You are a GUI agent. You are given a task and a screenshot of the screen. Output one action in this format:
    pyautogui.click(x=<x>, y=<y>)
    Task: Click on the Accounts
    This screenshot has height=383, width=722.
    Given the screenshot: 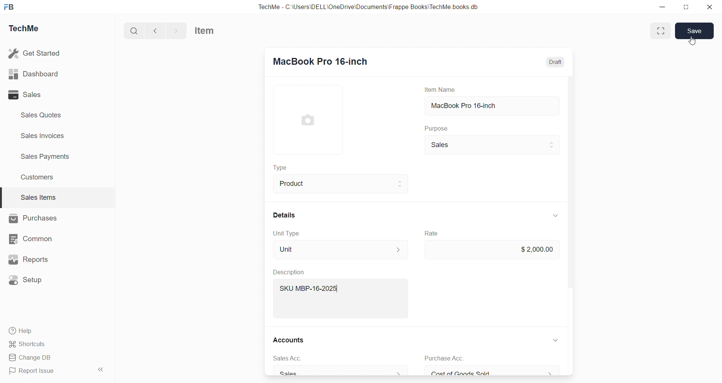 What is the action you would take?
    pyautogui.click(x=288, y=340)
    